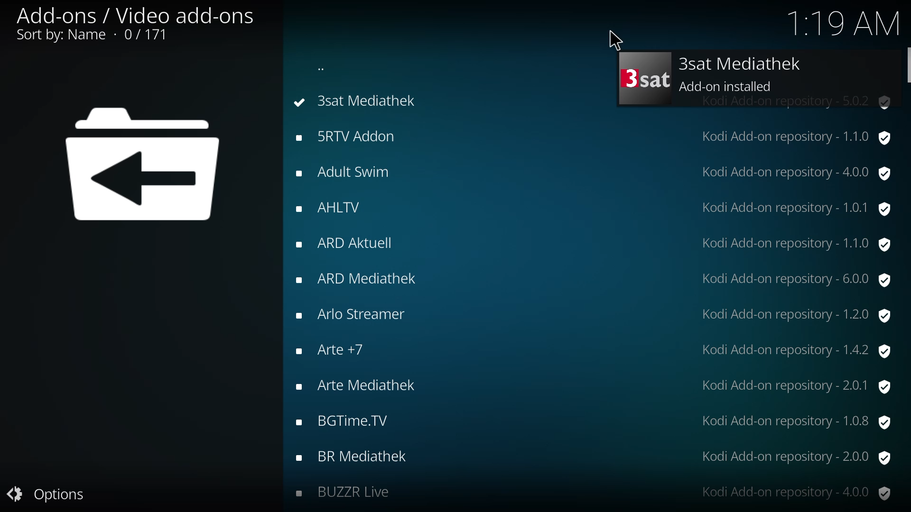 The image size is (911, 512). I want to click on version, so click(790, 314).